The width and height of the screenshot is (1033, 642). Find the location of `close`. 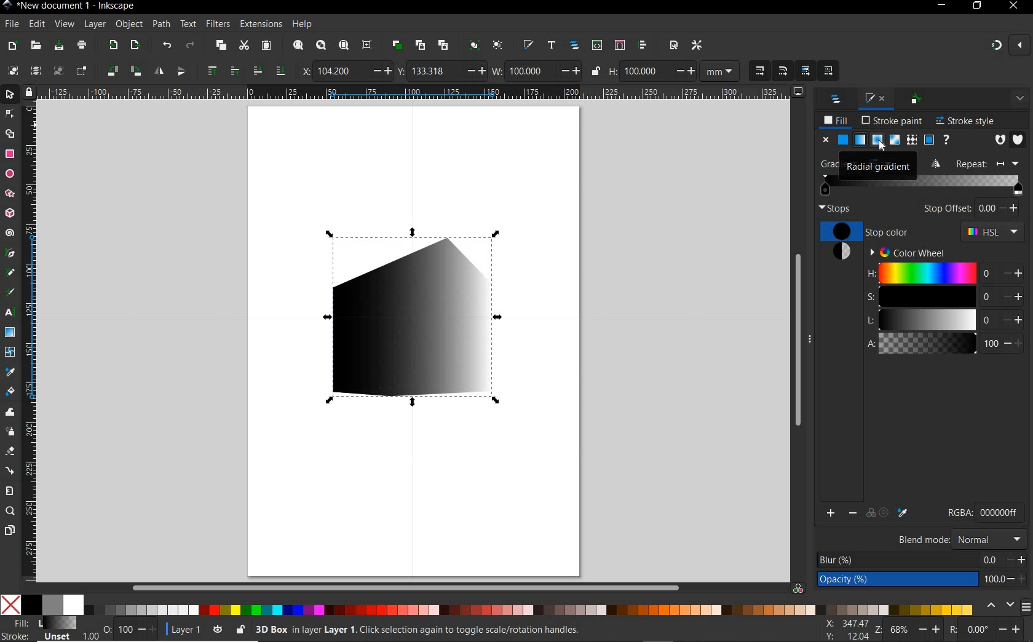

close is located at coordinates (884, 98).